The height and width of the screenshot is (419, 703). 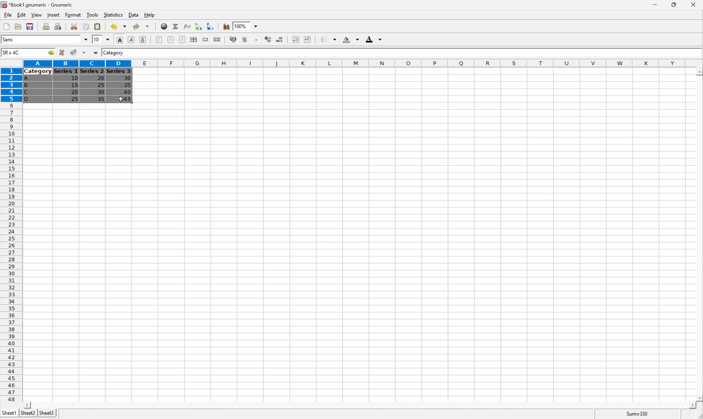 What do you see at coordinates (8, 15) in the screenshot?
I see `File` at bounding box center [8, 15].